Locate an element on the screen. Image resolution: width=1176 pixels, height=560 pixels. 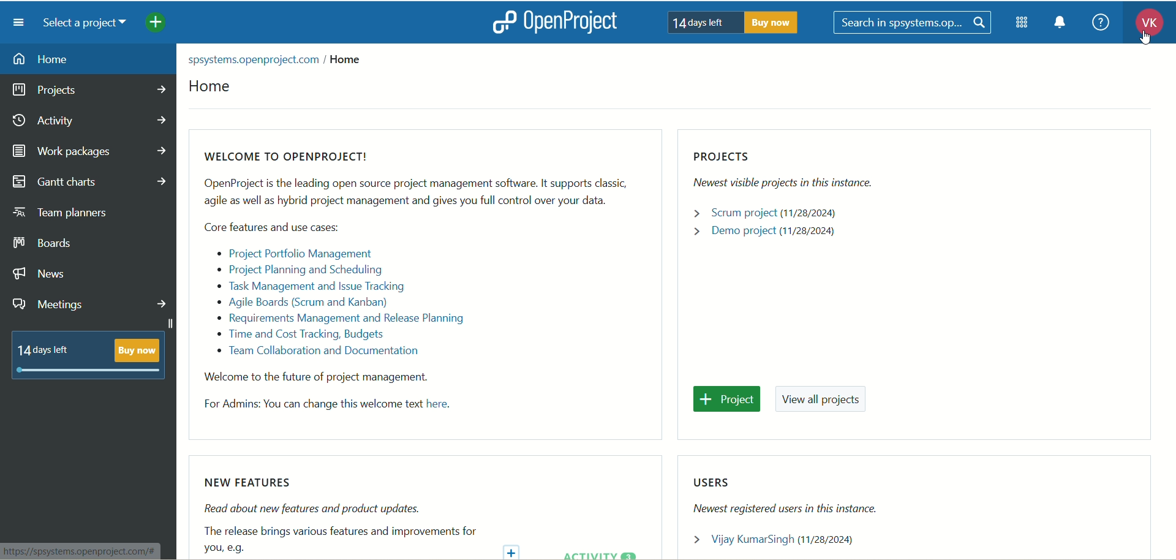
home is located at coordinates (90, 59).